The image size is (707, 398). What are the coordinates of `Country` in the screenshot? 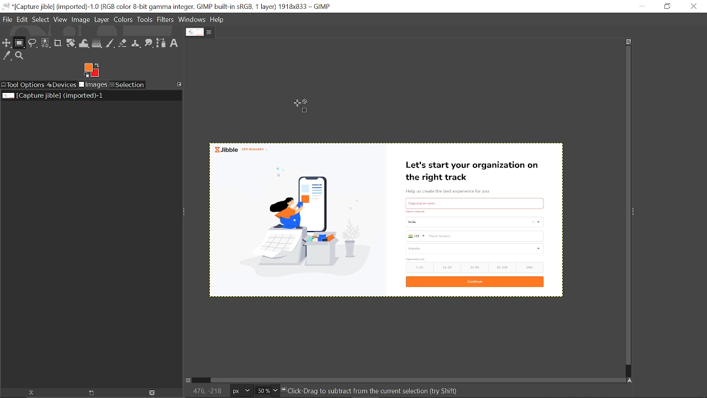 It's located at (473, 223).